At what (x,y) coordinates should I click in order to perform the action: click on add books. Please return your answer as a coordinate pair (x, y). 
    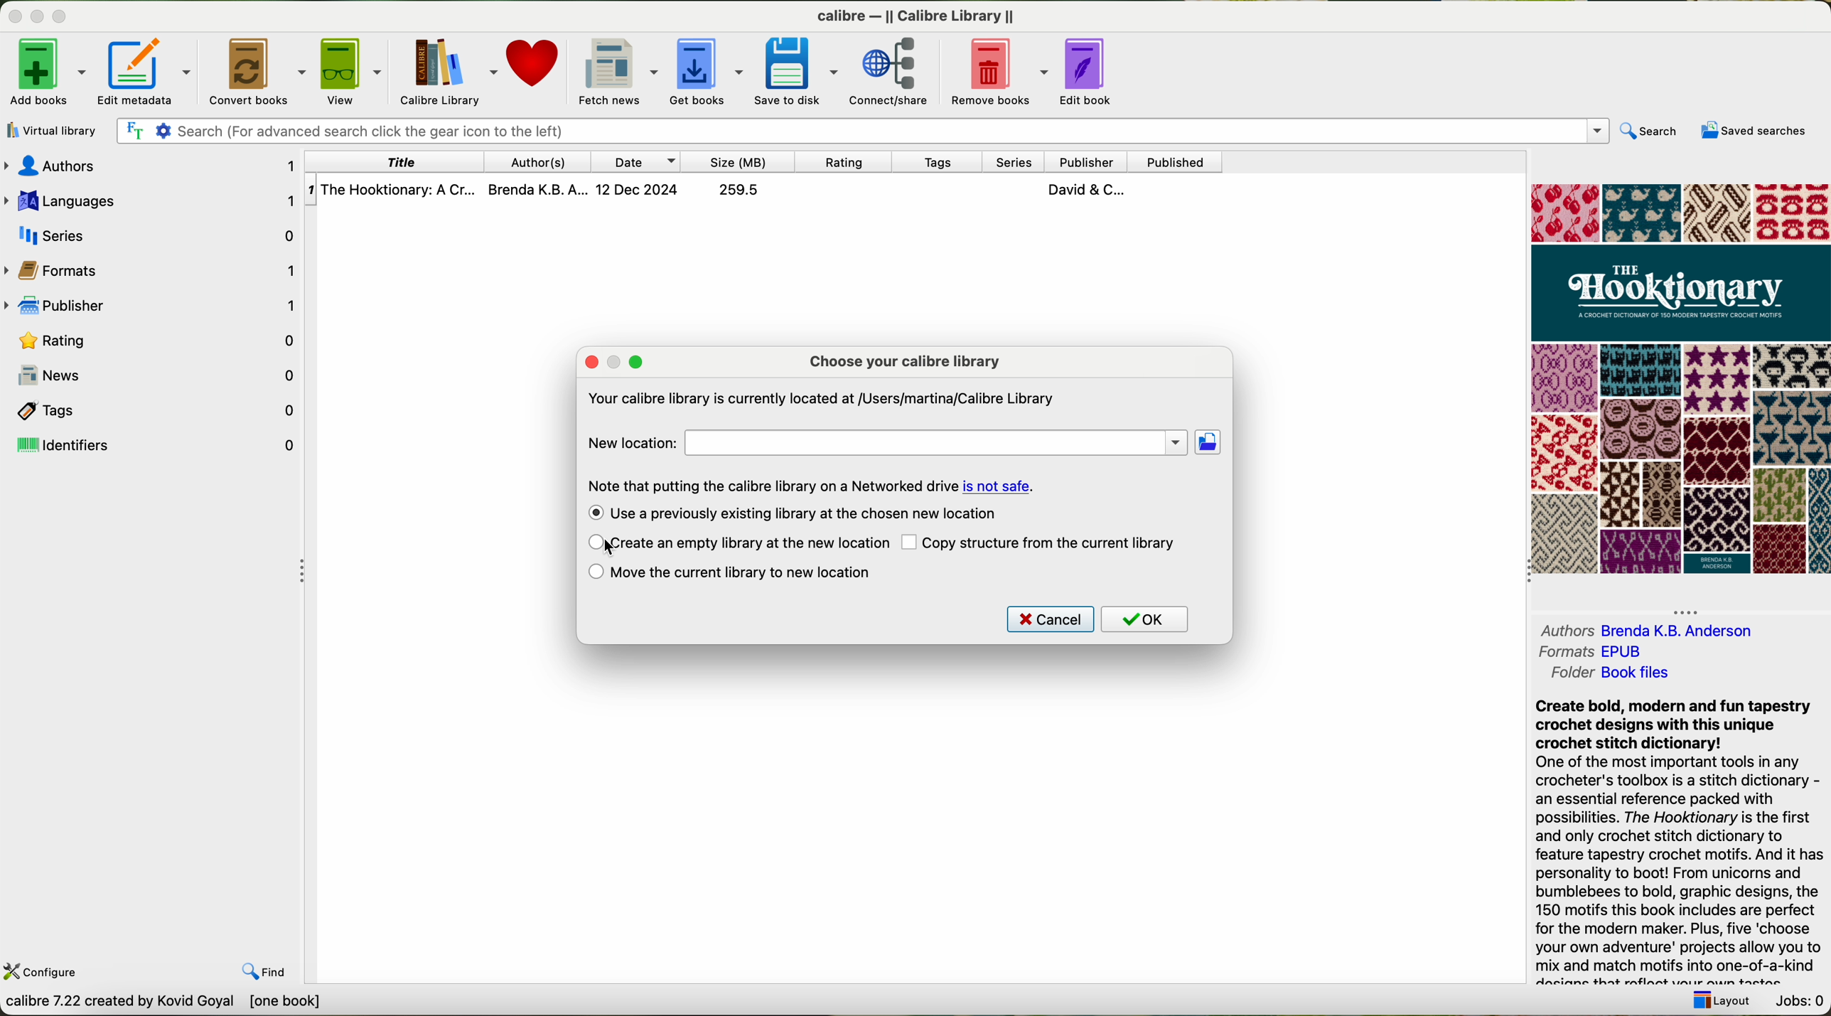
    Looking at the image, I should click on (45, 74).